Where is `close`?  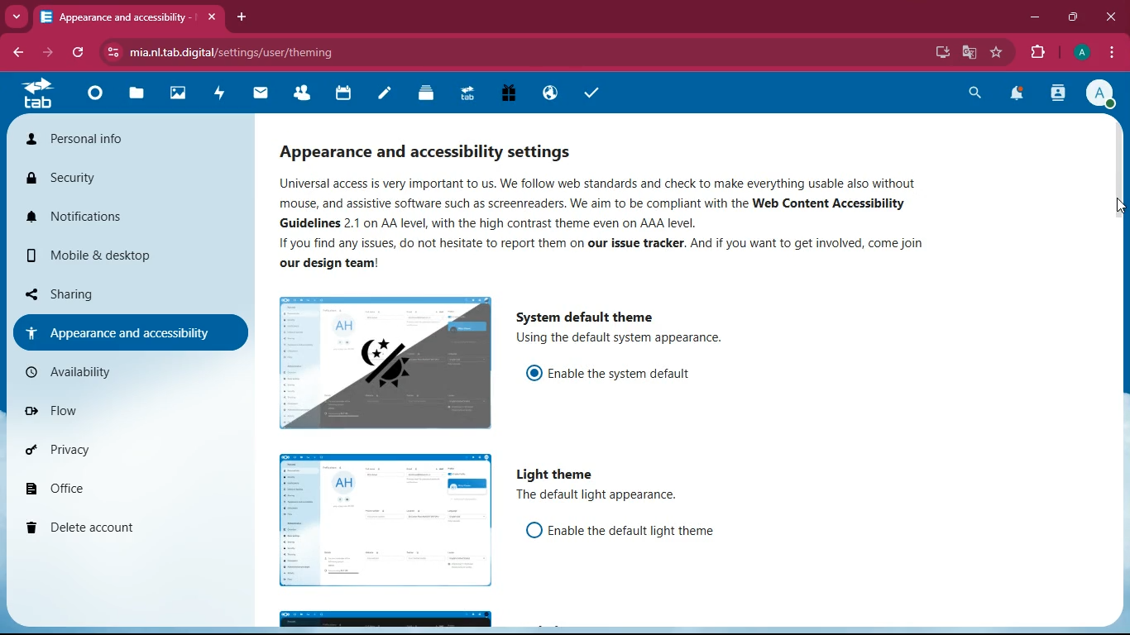
close is located at coordinates (1112, 17).